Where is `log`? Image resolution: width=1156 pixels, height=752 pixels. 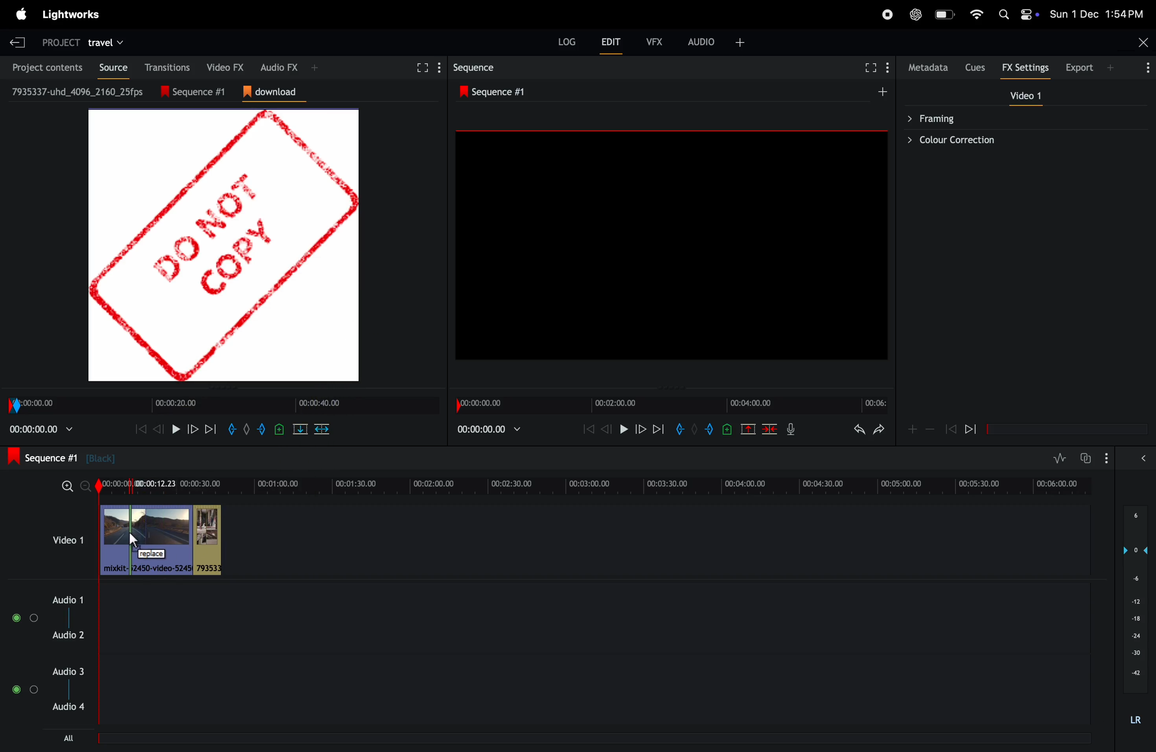
log is located at coordinates (567, 41).